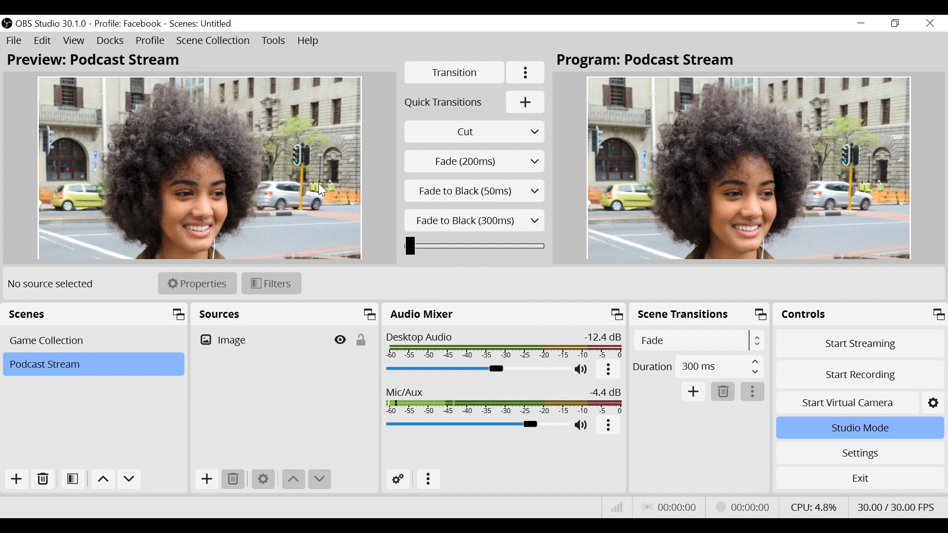  What do you see at coordinates (214, 41) in the screenshot?
I see `Scene Collection` at bounding box center [214, 41].